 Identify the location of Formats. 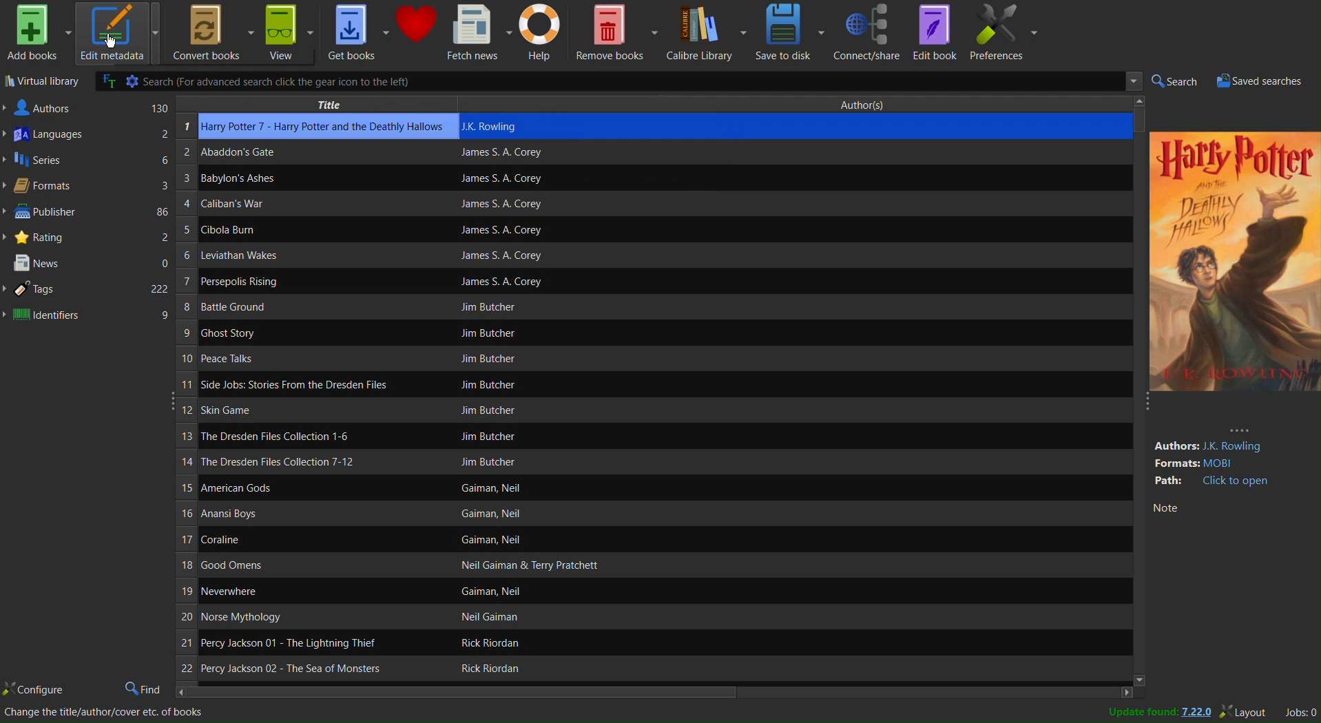
(88, 187).